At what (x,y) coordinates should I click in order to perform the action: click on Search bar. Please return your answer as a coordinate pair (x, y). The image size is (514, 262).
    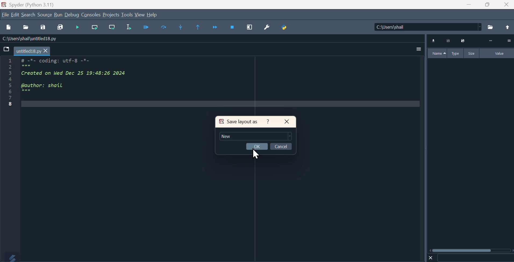
    Looking at the image, I should click on (475, 258).